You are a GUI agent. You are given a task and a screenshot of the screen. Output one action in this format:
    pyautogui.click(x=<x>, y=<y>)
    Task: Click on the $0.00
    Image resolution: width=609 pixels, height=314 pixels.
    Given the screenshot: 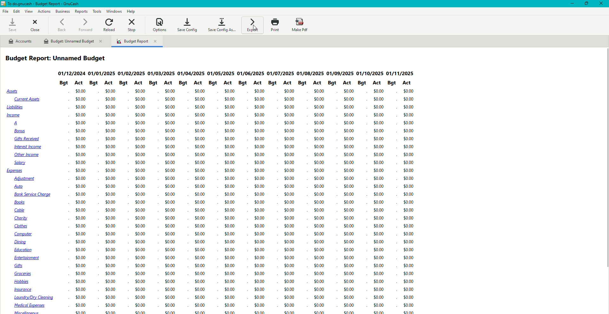 What is the action you would take?
    pyautogui.click(x=230, y=194)
    